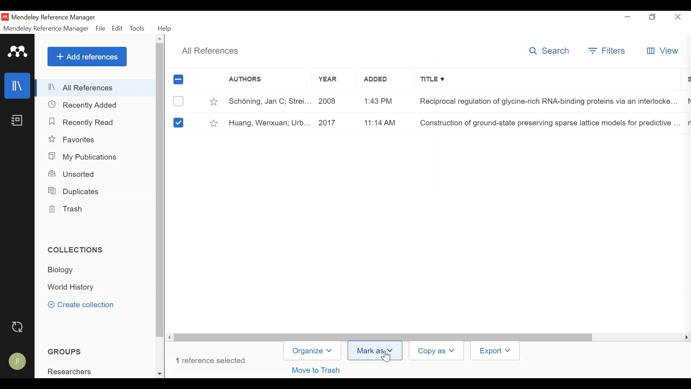 This screenshot has width=691, height=389. I want to click on 11:14 AM, so click(379, 122).